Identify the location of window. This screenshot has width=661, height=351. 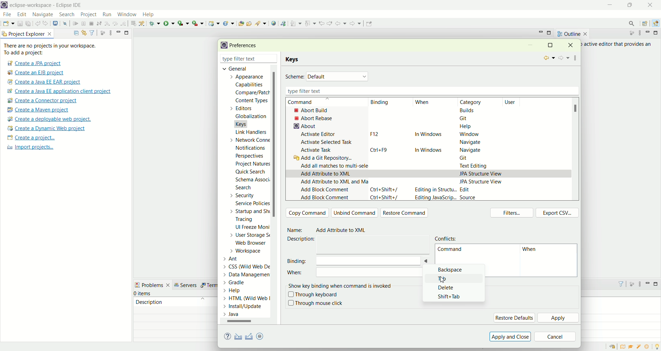
(126, 13).